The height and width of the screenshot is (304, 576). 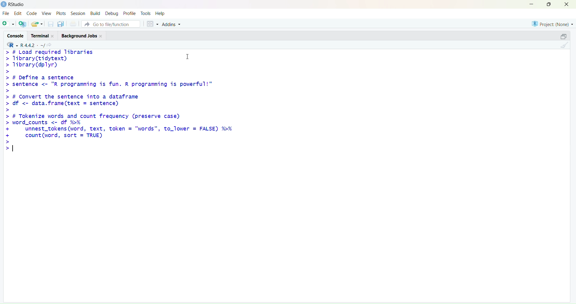 What do you see at coordinates (61, 24) in the screenshot?
I see `save all open documents` at bounding box center [61, 24].